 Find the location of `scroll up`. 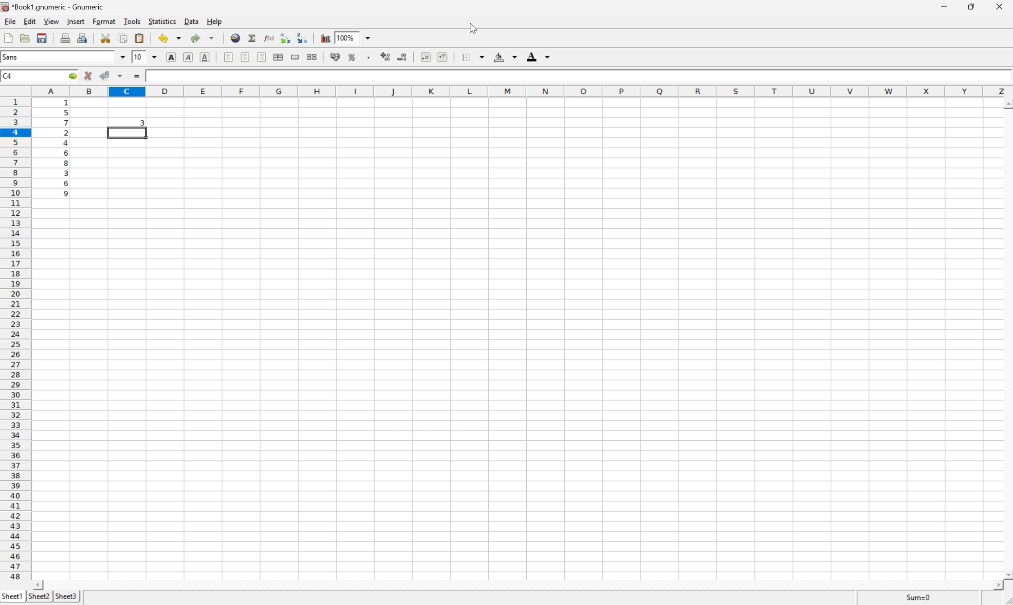

scroll up is located at coordinates (1006, 102).